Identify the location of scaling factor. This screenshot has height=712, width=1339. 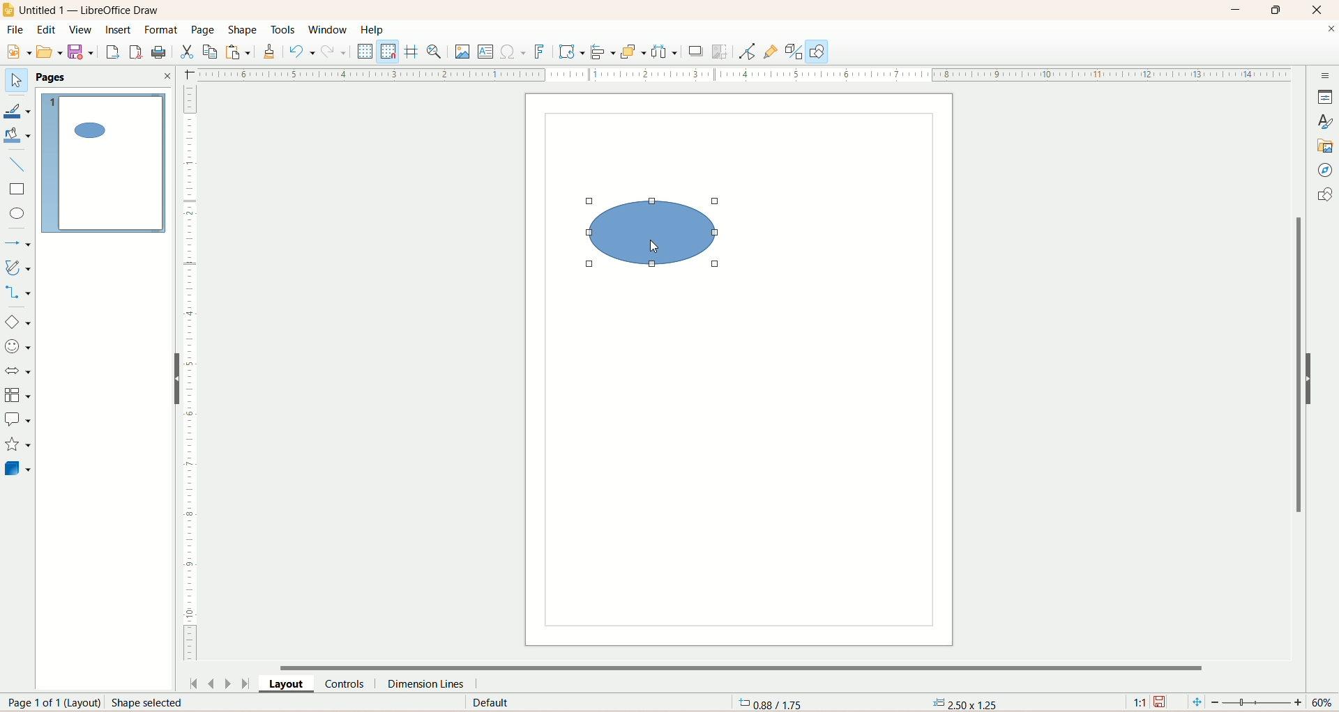
(1142, 701).